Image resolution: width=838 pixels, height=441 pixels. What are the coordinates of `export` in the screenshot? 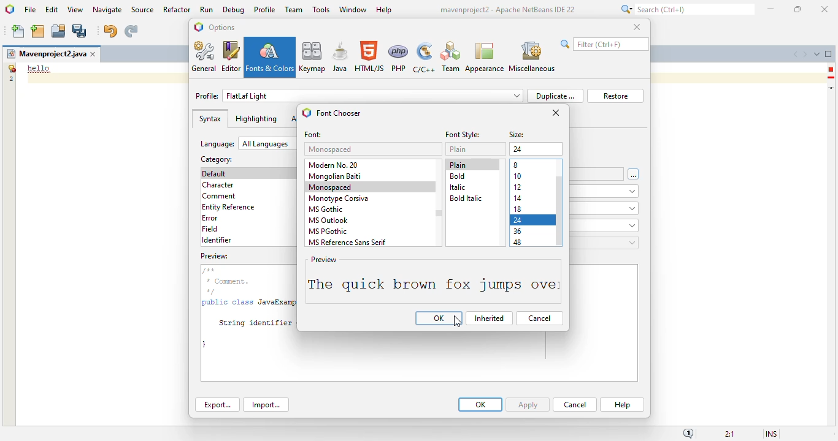 It's located at (218, 404).